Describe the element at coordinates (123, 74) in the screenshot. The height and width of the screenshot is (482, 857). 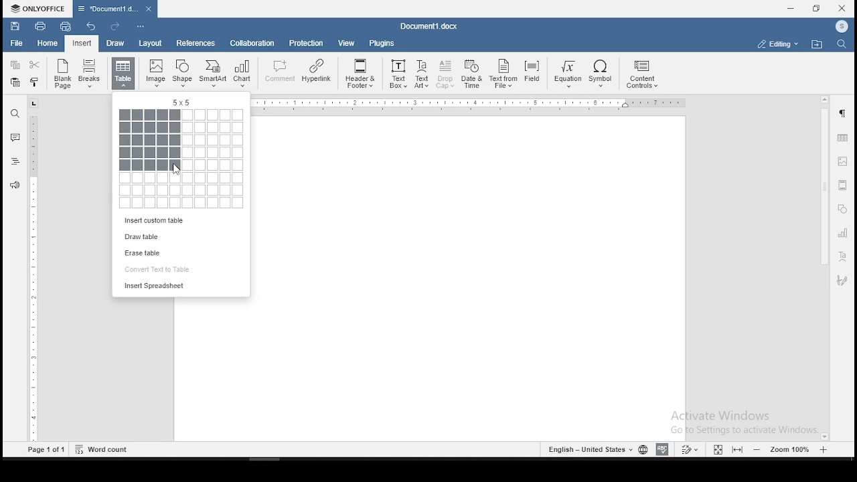
I see `insert a table` at that location.